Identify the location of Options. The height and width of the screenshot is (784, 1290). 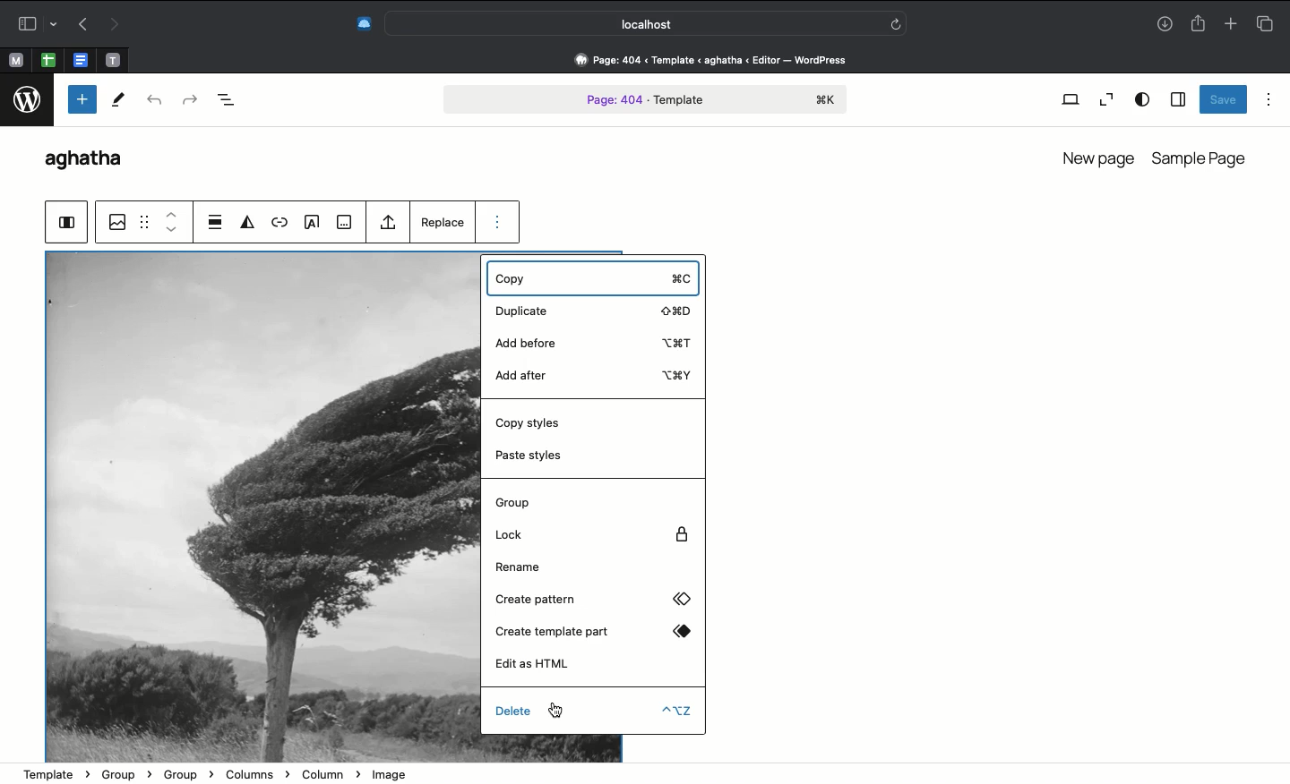
(498, 221).